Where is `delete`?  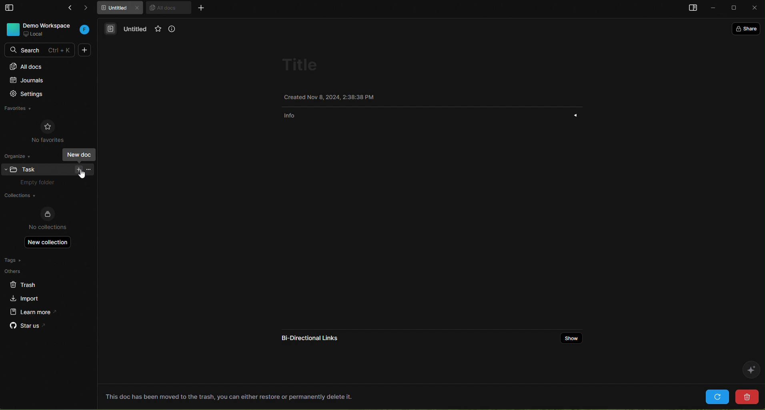
delete is located at coordinates (746, 396).